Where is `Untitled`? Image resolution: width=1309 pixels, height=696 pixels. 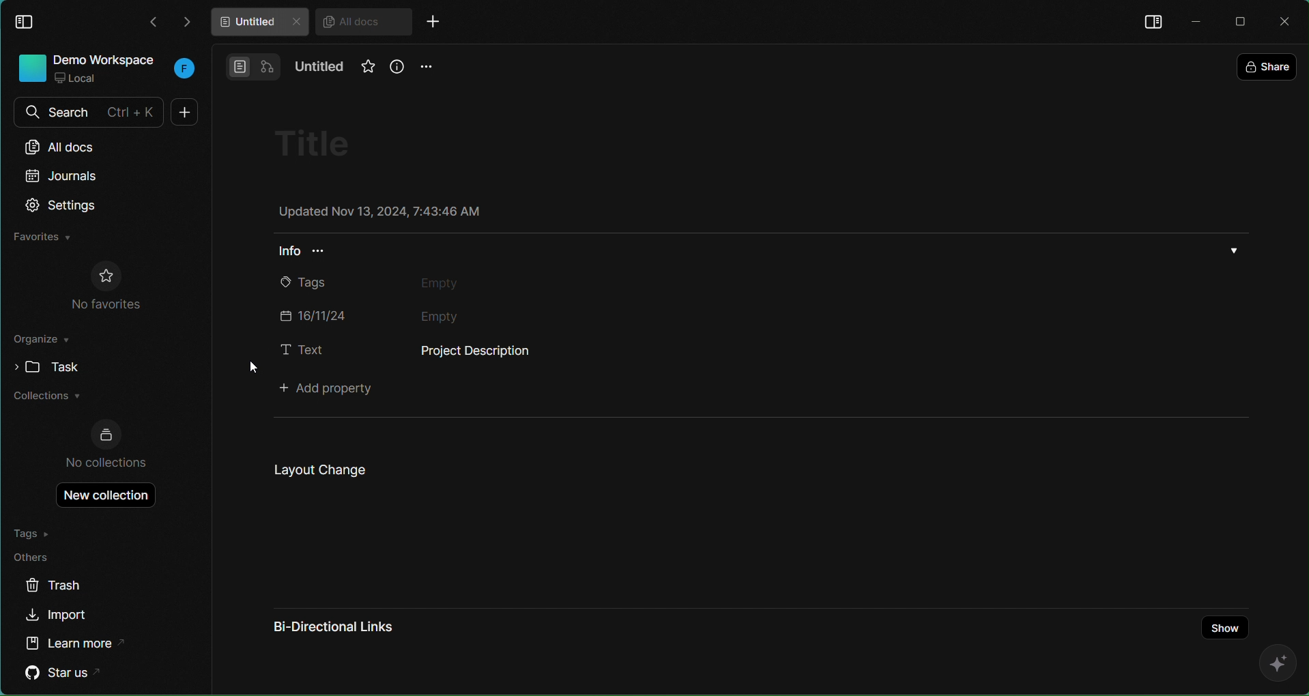 Untitled is located at coordinates (321, 68).